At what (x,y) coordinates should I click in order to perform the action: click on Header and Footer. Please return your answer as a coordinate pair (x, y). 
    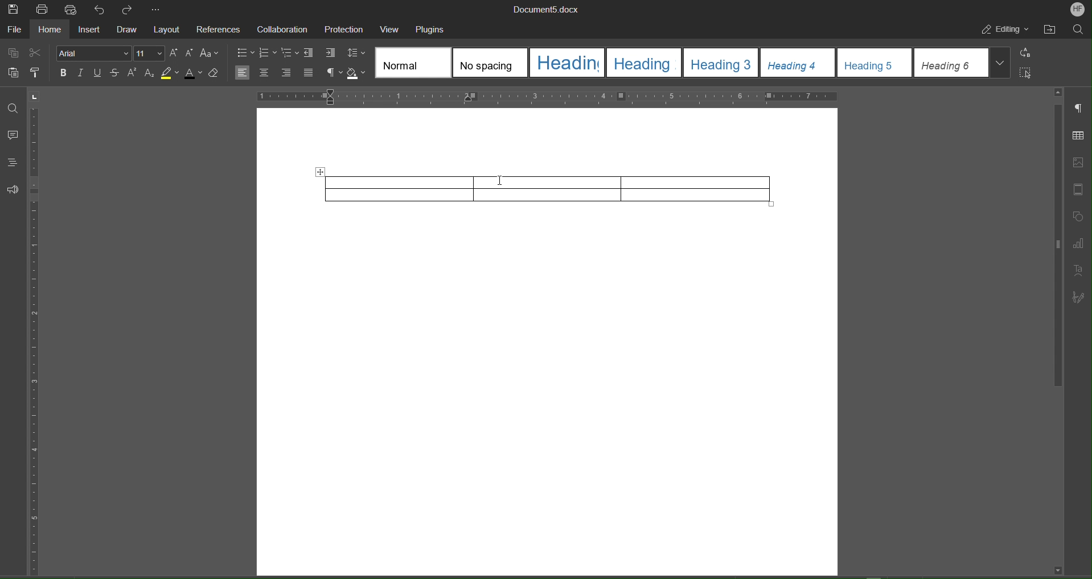
    Looking at the image, I should click on (1079, 189).